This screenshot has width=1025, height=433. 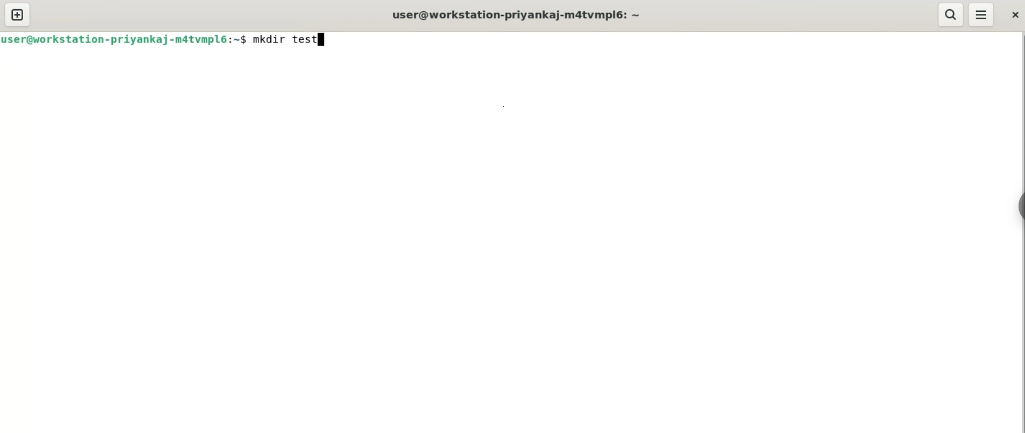 What do you see at coordinates (982, 15) in the screenshot?
I see `menu` at bounding box center [982, 15].